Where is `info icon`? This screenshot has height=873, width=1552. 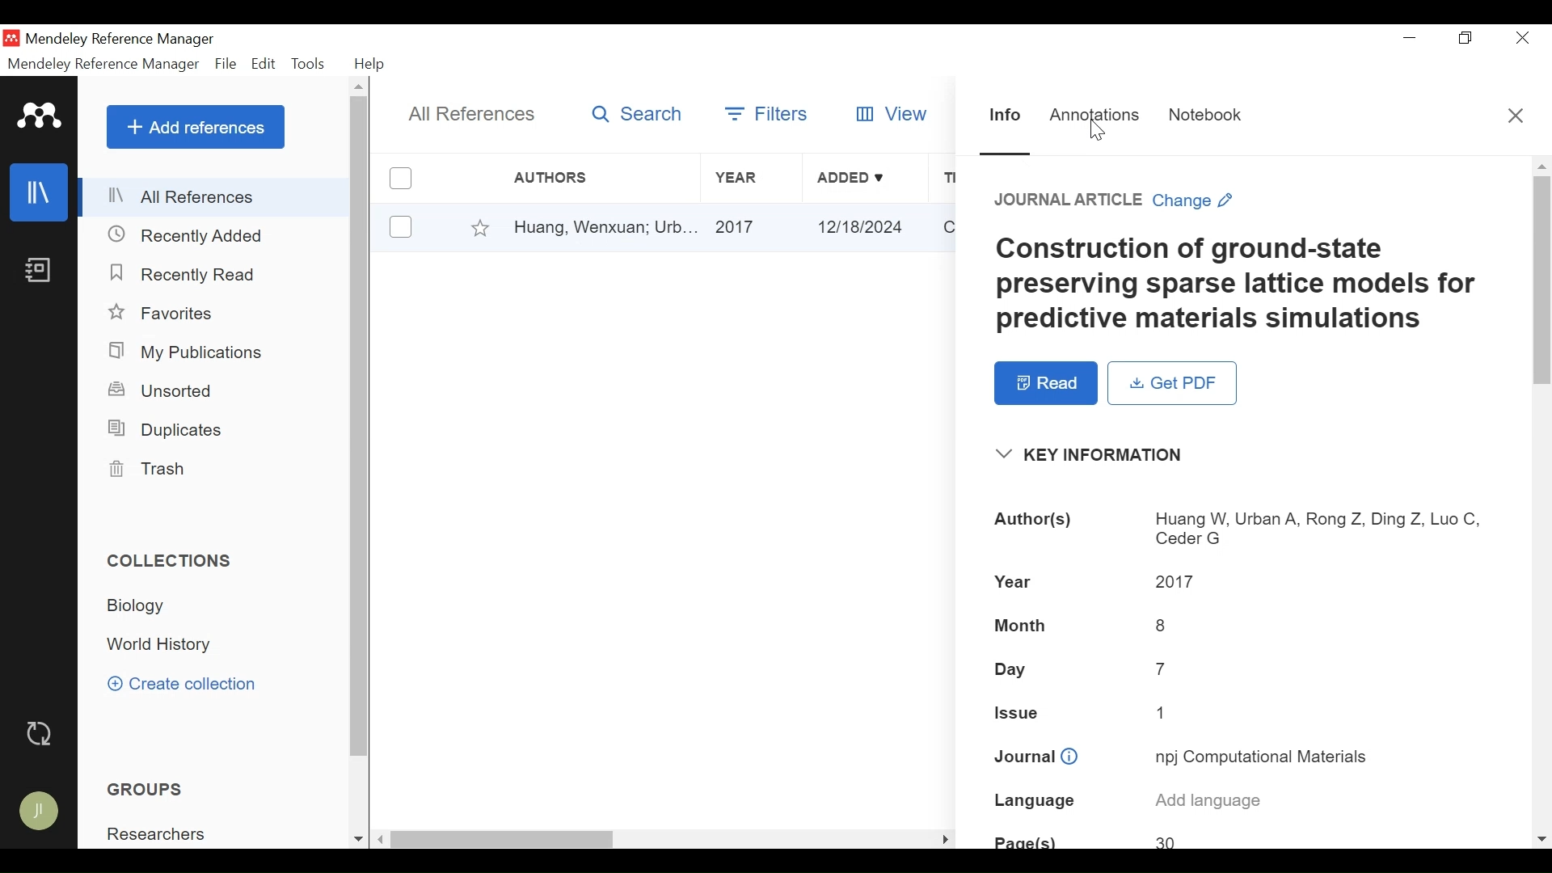
info icon is located at coordinates (1069, 757).